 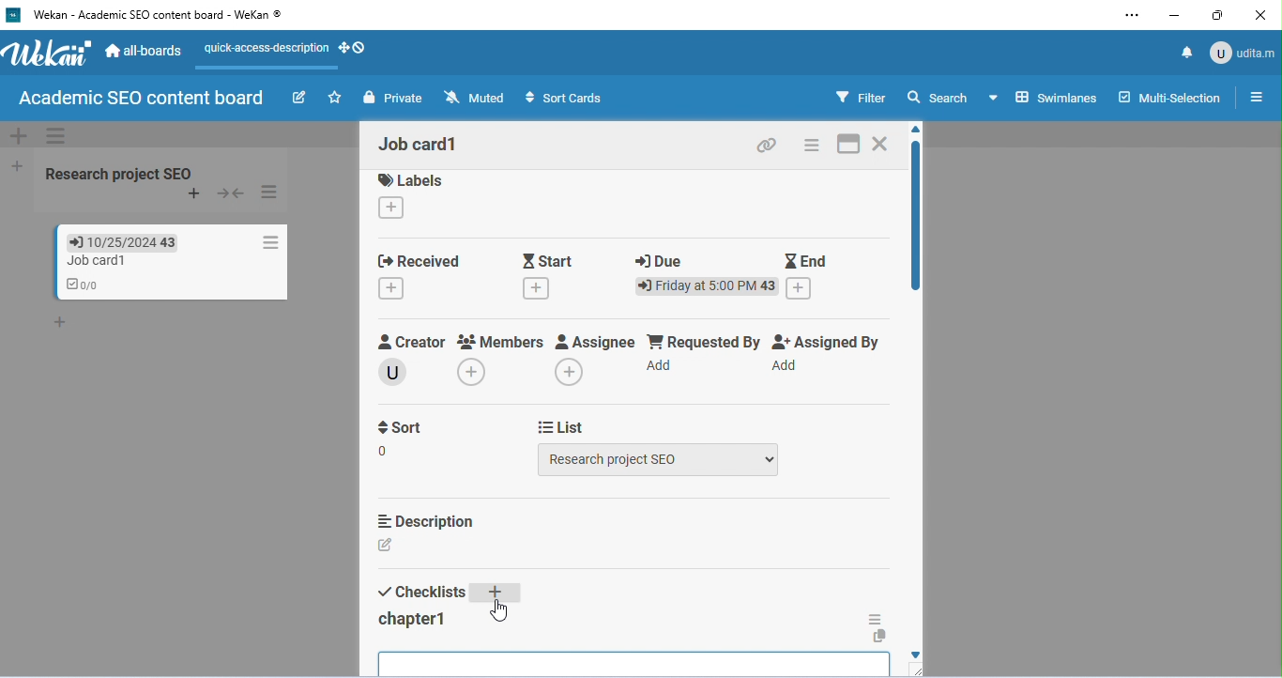 I want to click on due date and time, so click(x=706, y=288).